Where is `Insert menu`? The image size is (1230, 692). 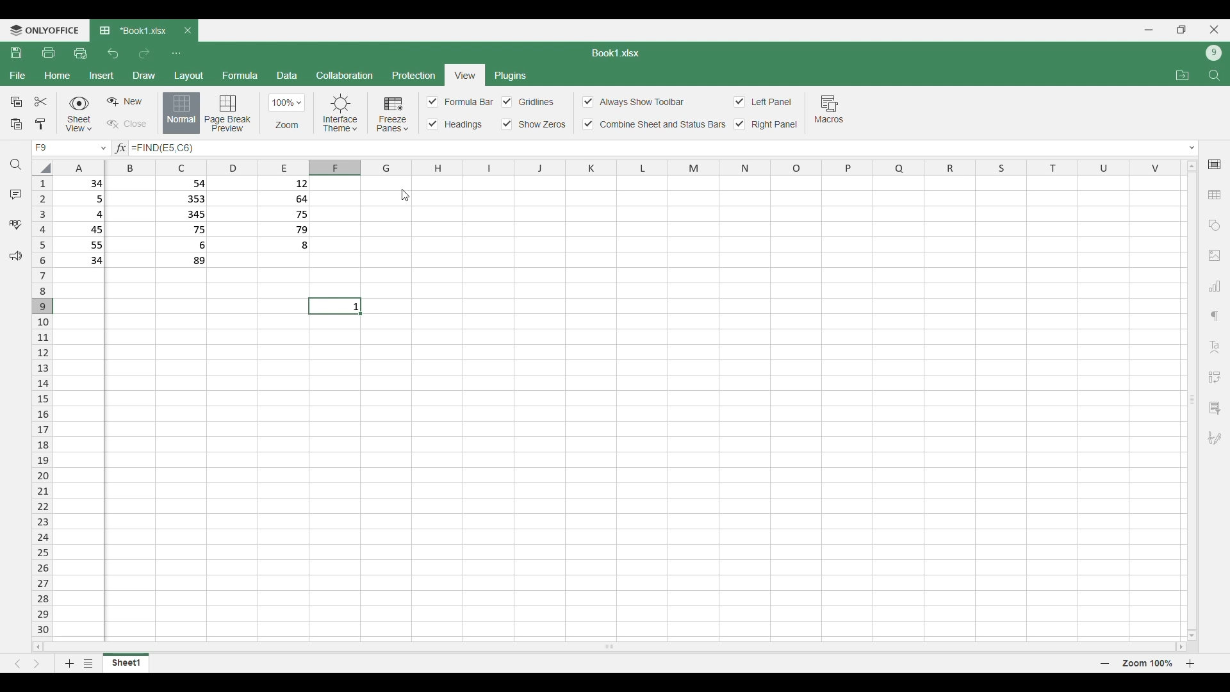 Insert menu is located at coordinates (101, 76).